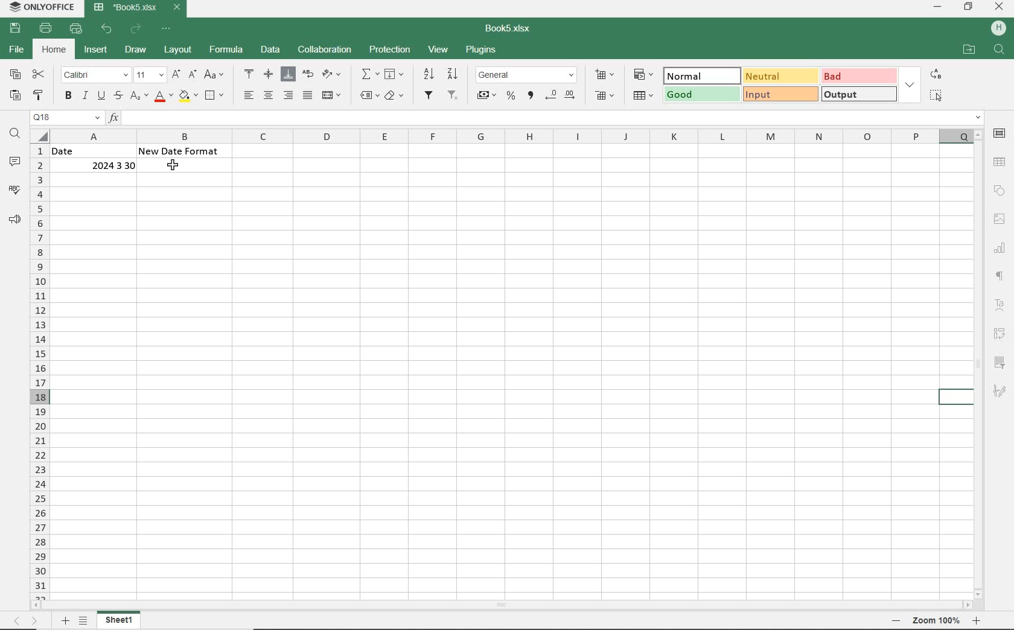 The width and height of the screenshot is (1014, 630). Describe the element at coordinates (997, 28) in the screenshot. I see `HP` at that location.